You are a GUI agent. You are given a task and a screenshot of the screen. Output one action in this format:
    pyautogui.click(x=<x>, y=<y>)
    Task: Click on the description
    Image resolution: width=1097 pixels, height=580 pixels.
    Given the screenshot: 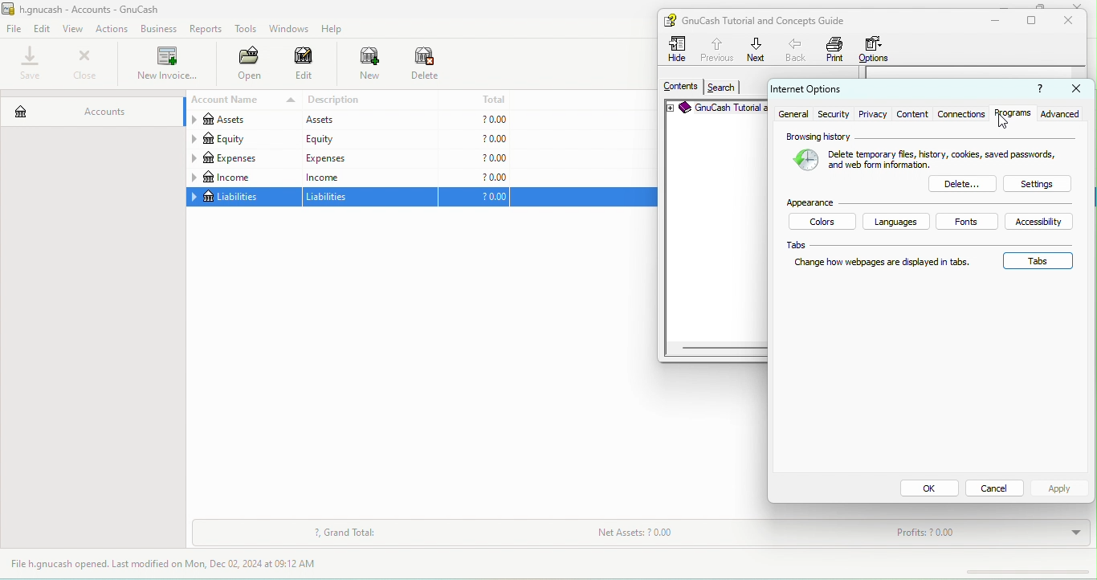 What is the action you would take?
    pyautogui.click(x=370, y=100)
    